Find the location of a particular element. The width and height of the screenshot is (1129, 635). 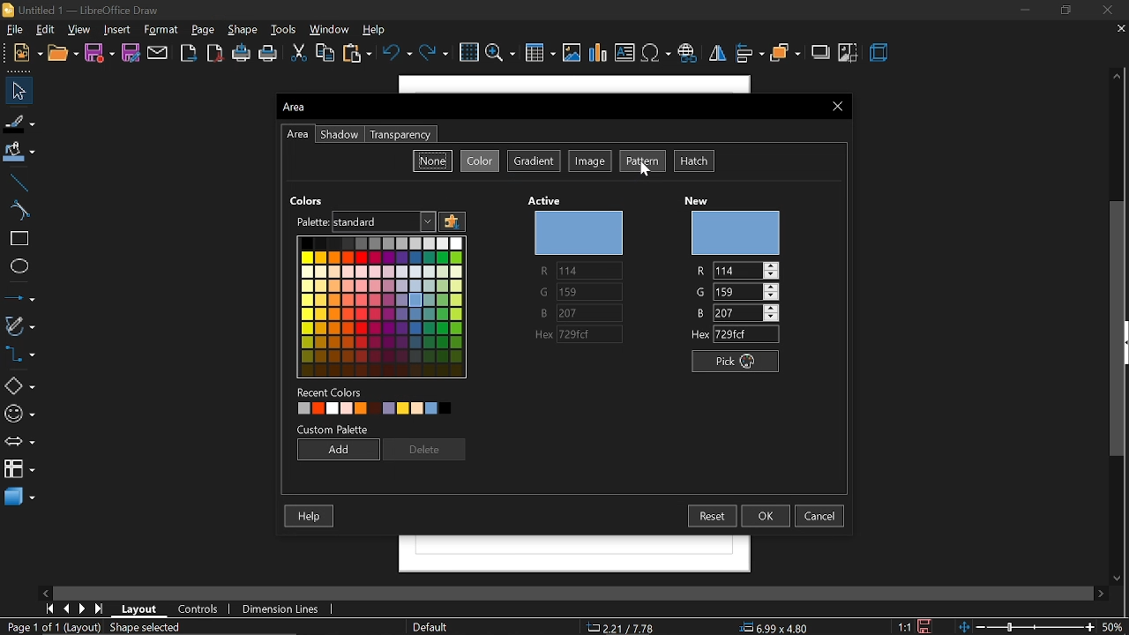

insert is located at coordinates (118, 29).